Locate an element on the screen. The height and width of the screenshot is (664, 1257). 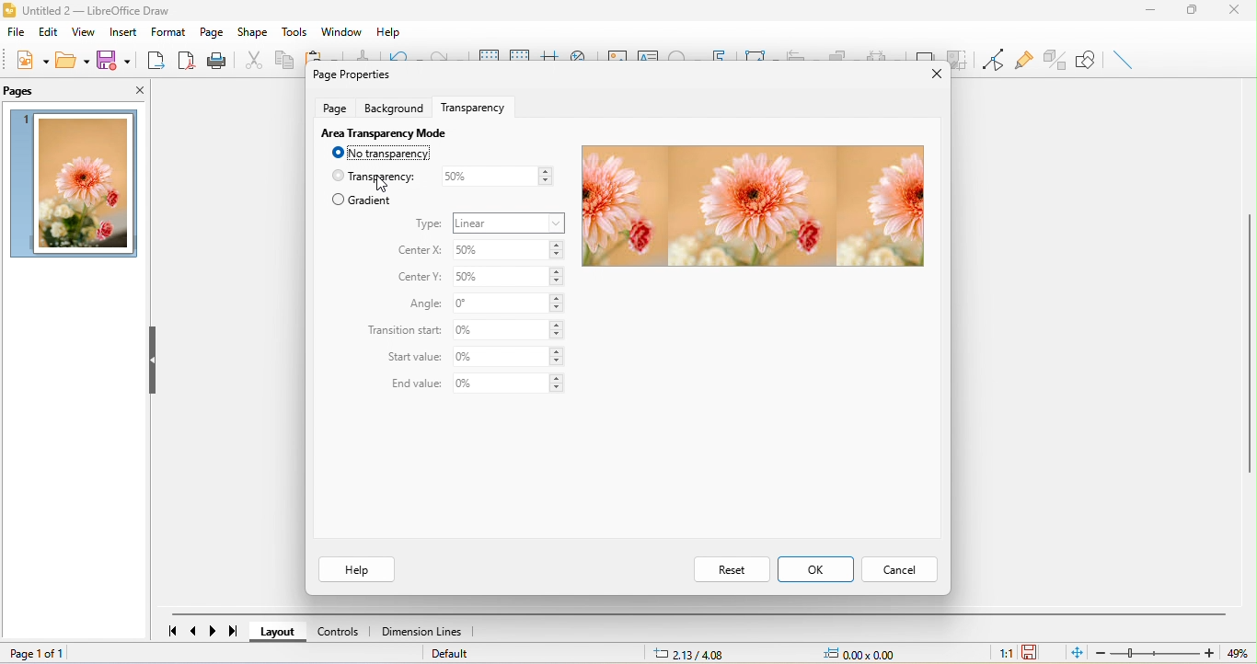
shape is located at coordinates (252, 33).